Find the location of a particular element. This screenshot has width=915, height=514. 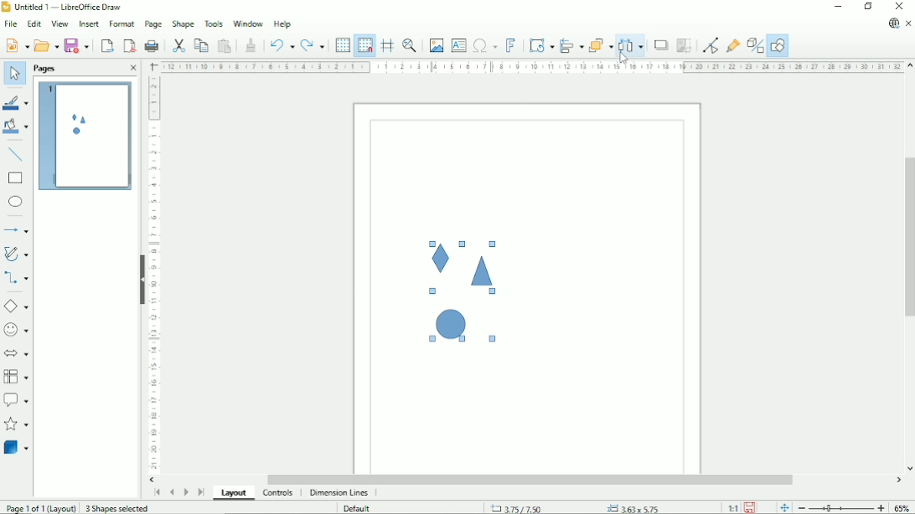

Redo is located at coordinates (313, 44).